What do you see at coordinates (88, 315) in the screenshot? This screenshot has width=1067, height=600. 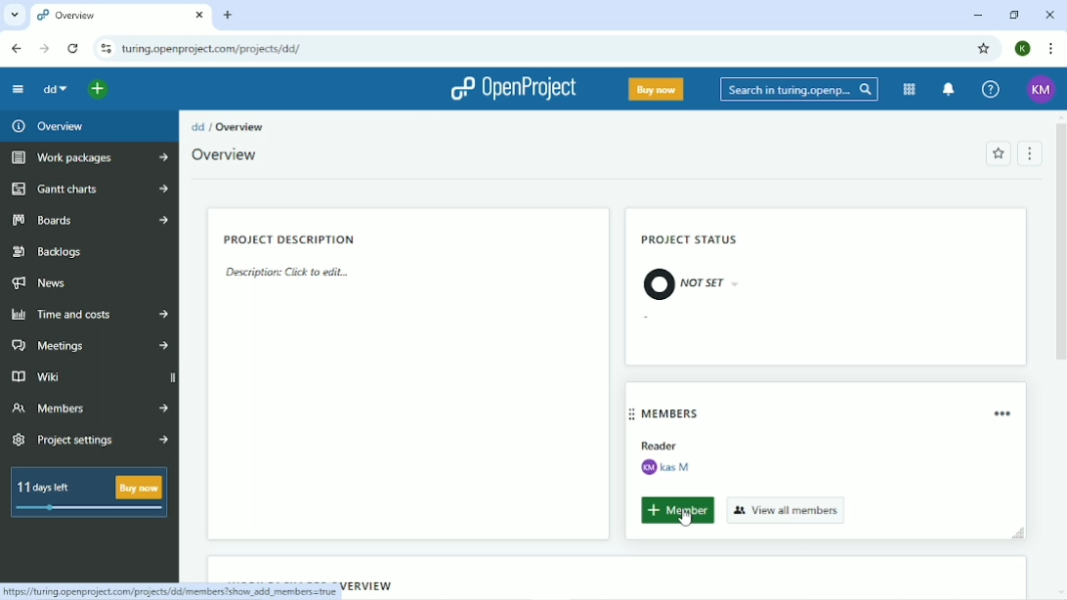 I see `Time and costs` at bounding box center [88, 315].